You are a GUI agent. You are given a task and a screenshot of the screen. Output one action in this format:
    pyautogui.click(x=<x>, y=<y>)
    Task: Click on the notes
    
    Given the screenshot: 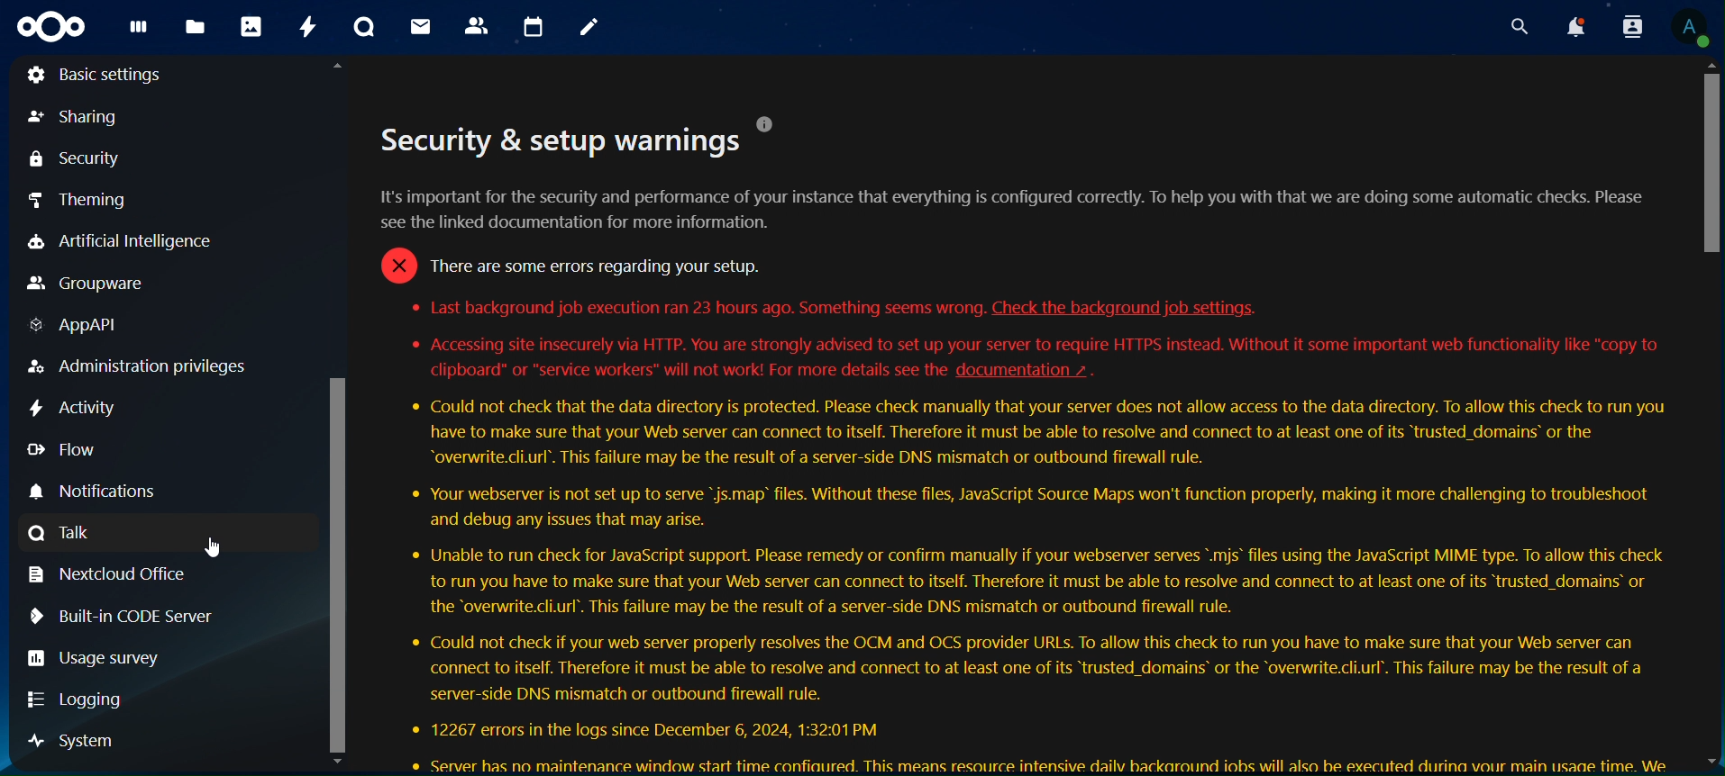 What is the action you would take?
    pyautogui.click(x=591, y=30)
    